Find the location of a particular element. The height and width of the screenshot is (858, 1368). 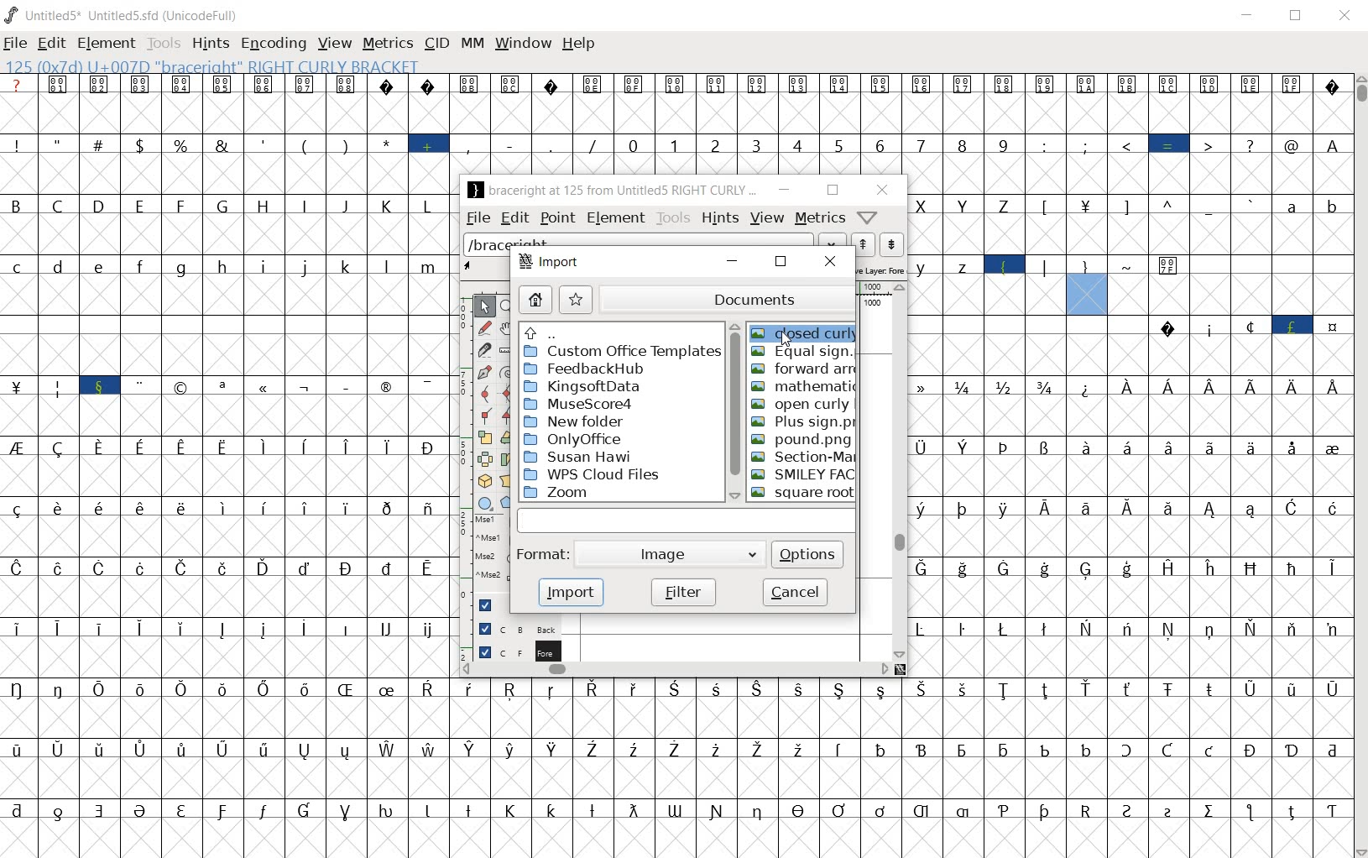

cancel is located at coordinates (796, 594).